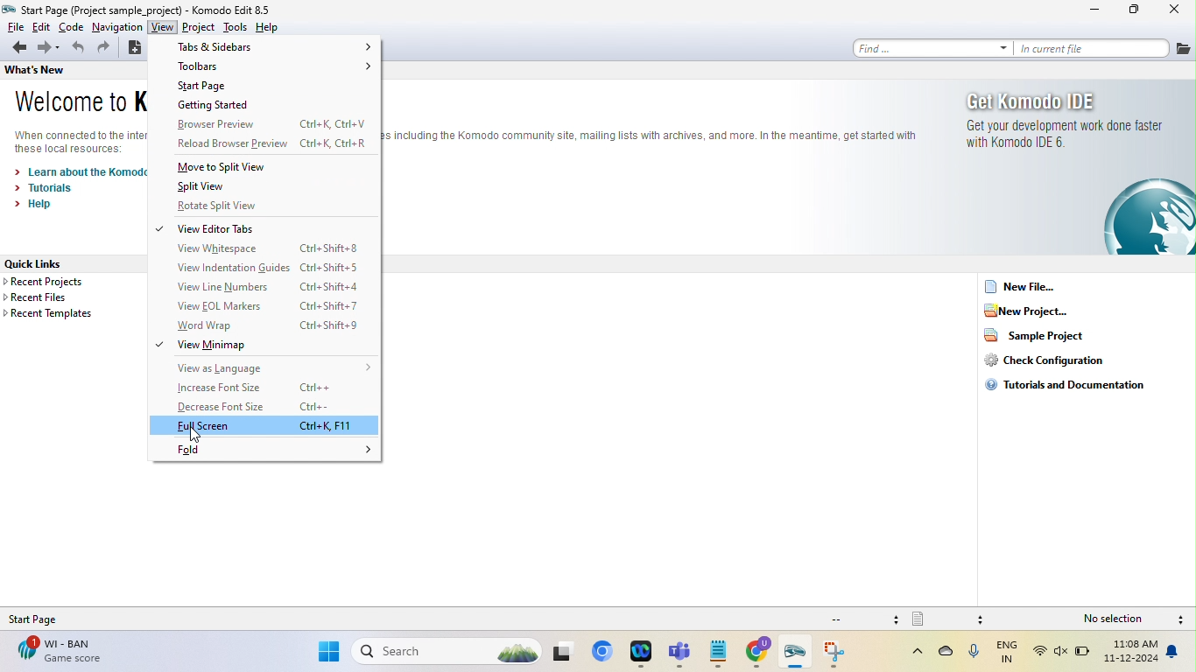 This screenshot has height=672, width=1196. Describe the element at coordinates (273, 67) in the screenshot. I see `toolbars` at that location.